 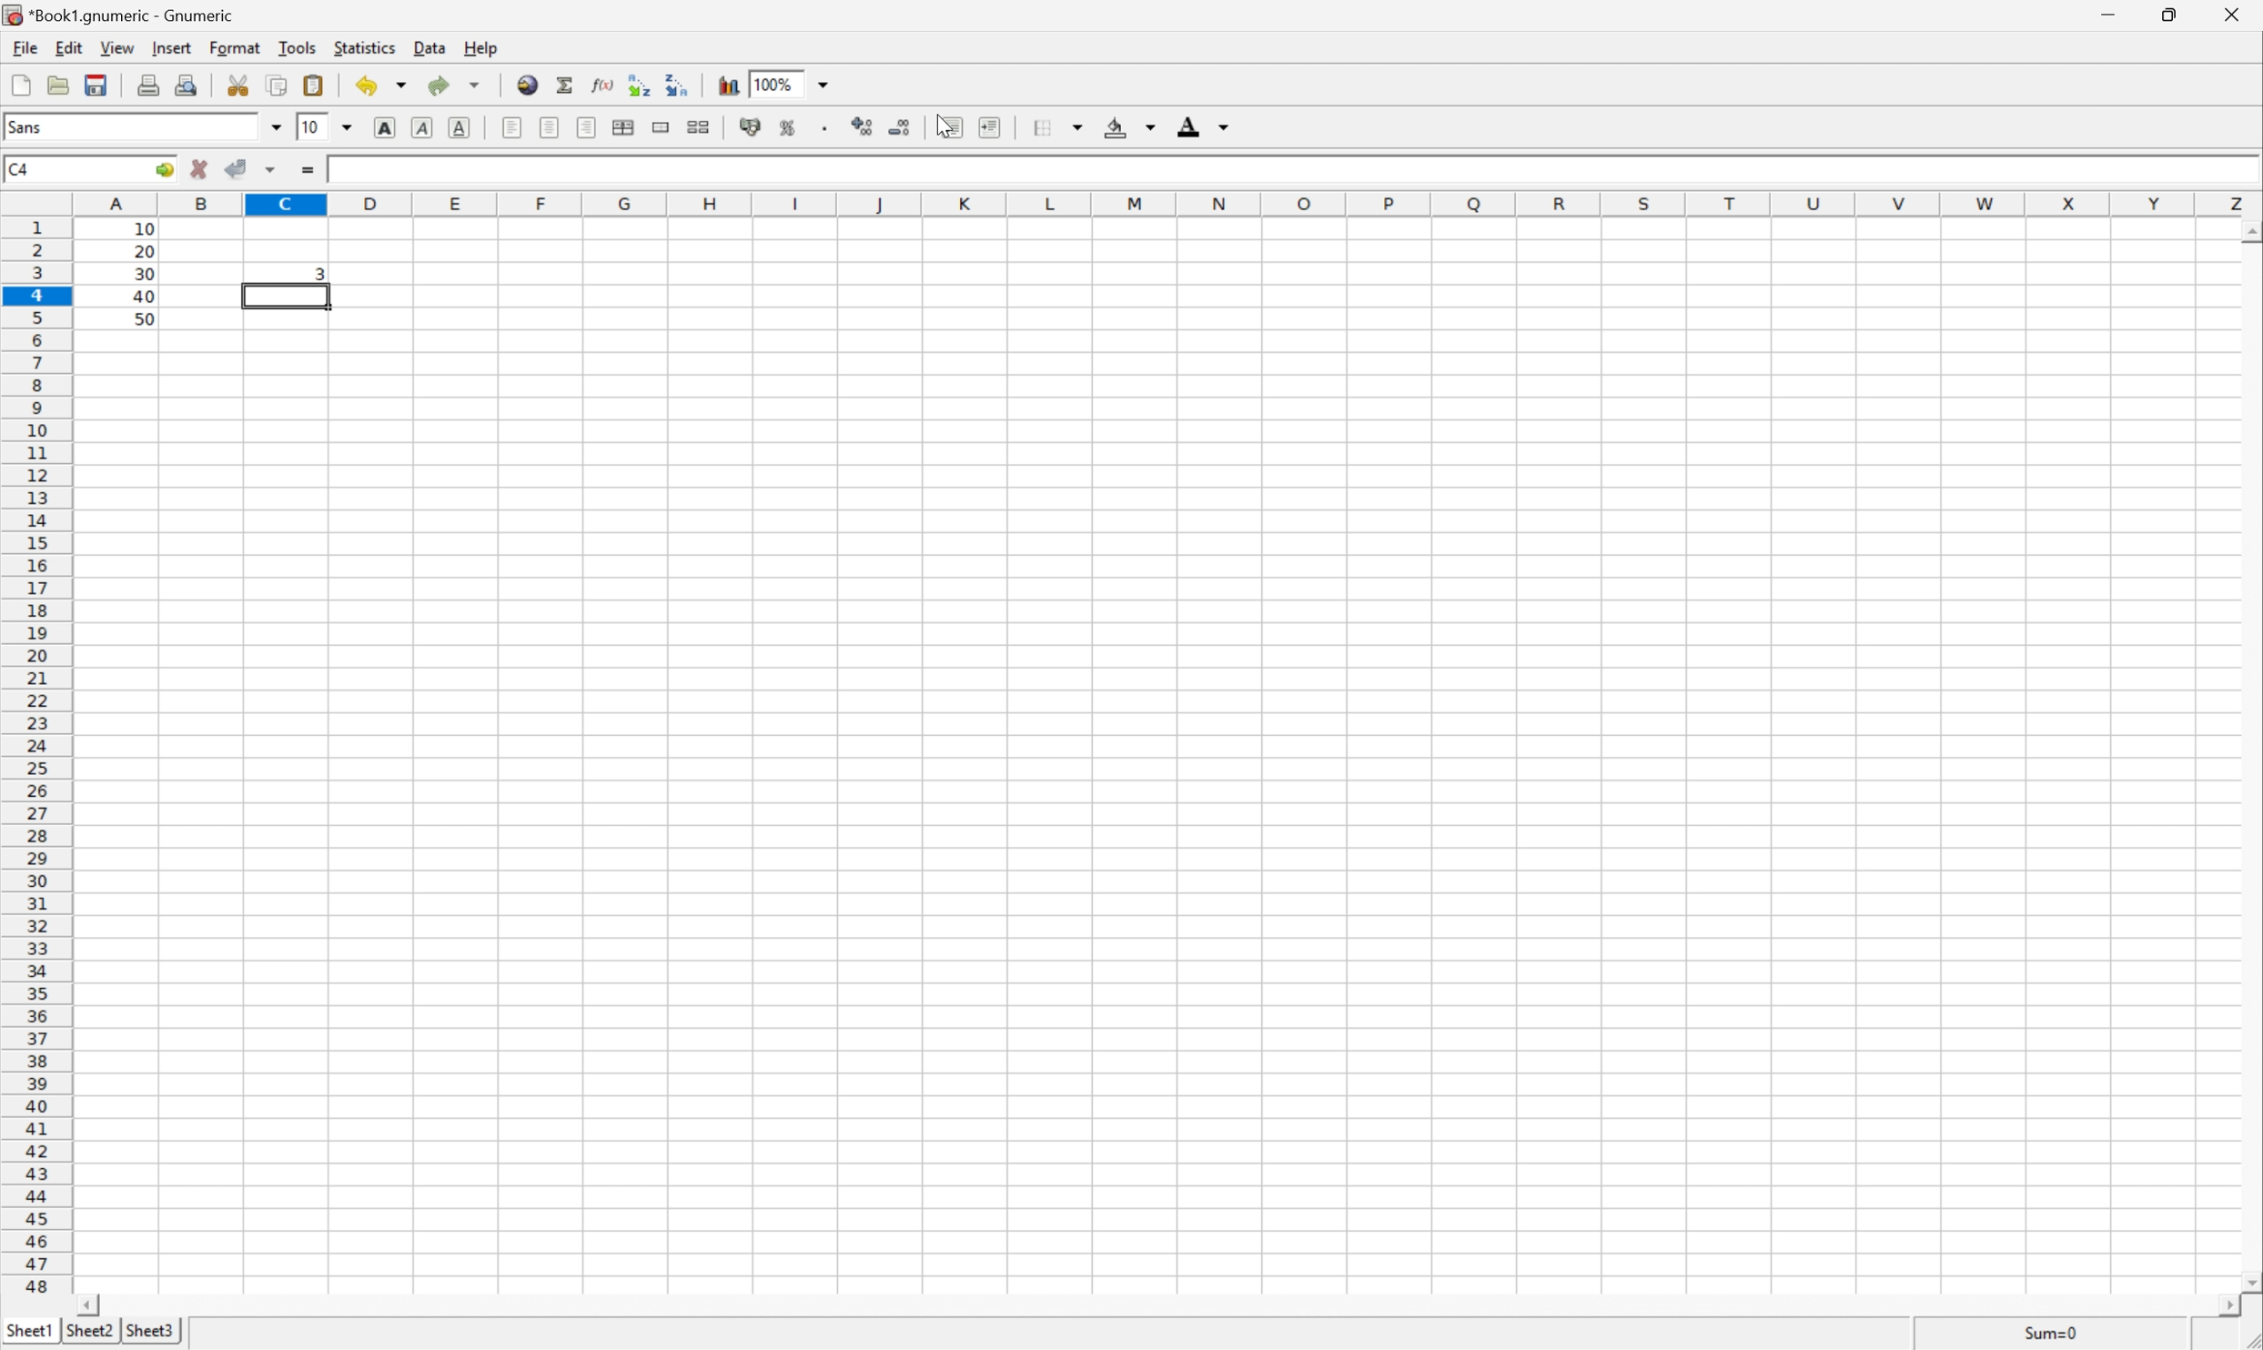 I want to click on Go to..., so click(x=163, y=170).